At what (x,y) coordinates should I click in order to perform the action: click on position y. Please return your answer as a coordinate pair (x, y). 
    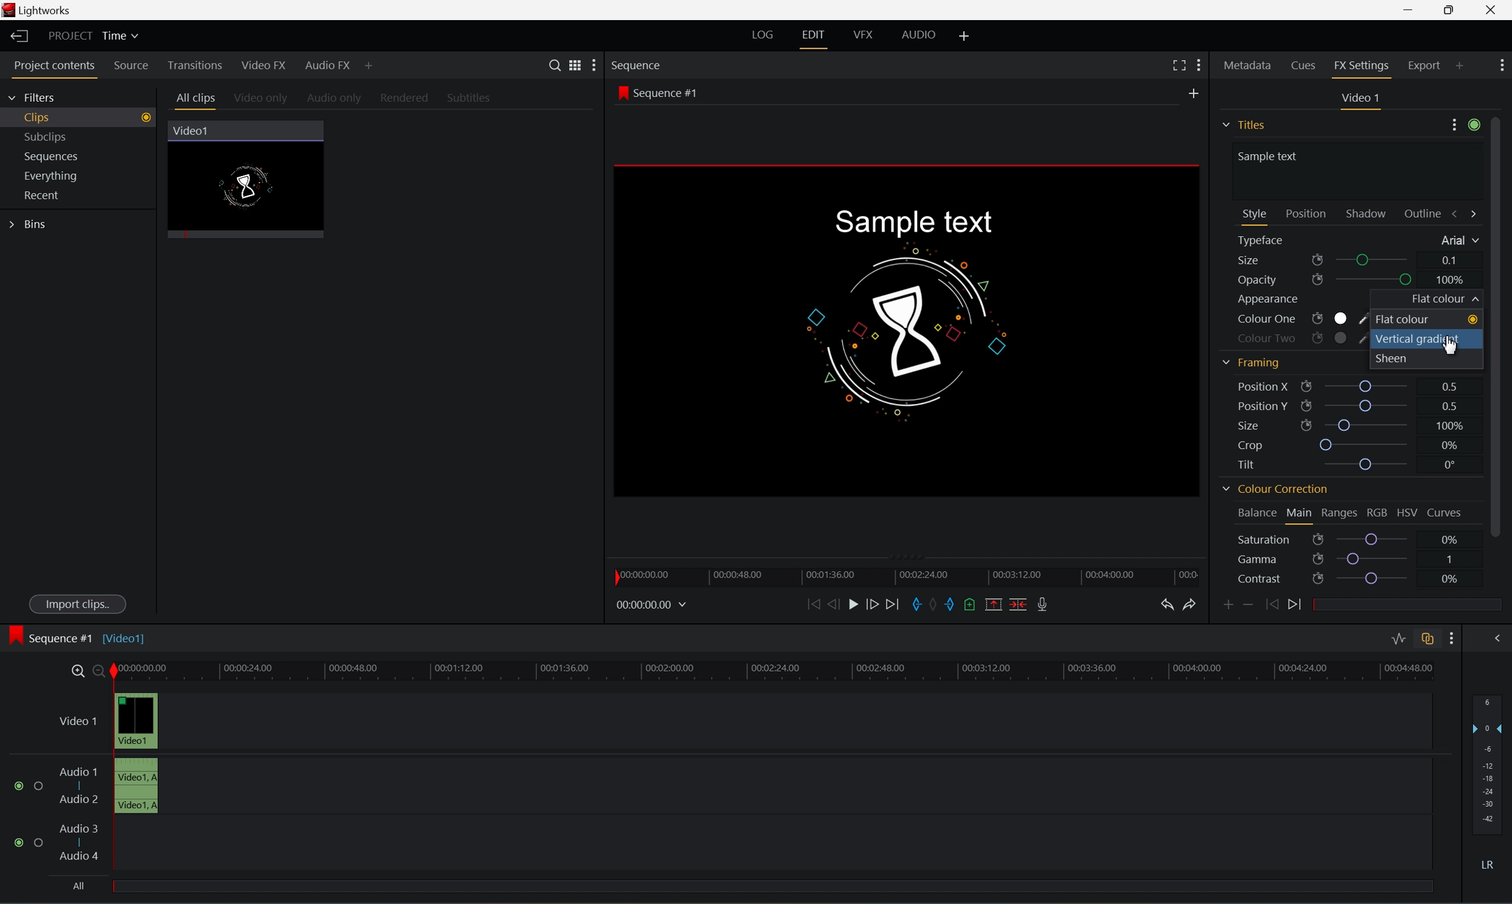
    Looking at the image, I should click on (1269, 406).